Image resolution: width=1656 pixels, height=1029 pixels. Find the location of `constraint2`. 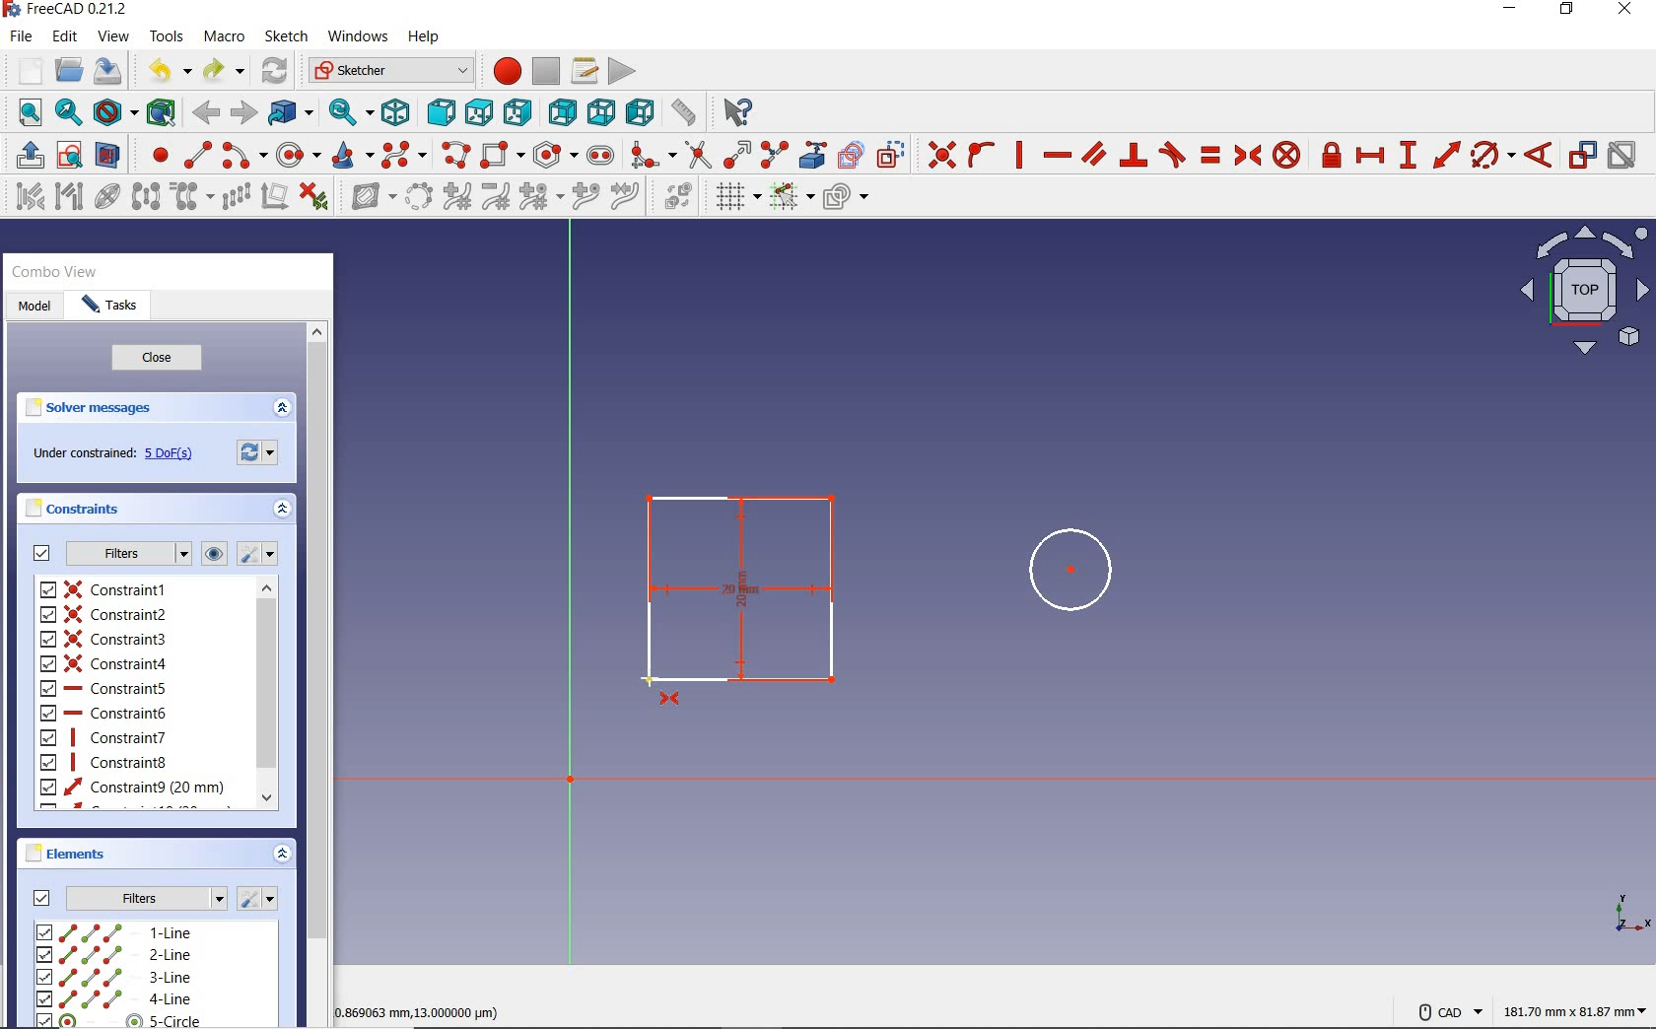

constraint2 is located at coordinates (104, 614).